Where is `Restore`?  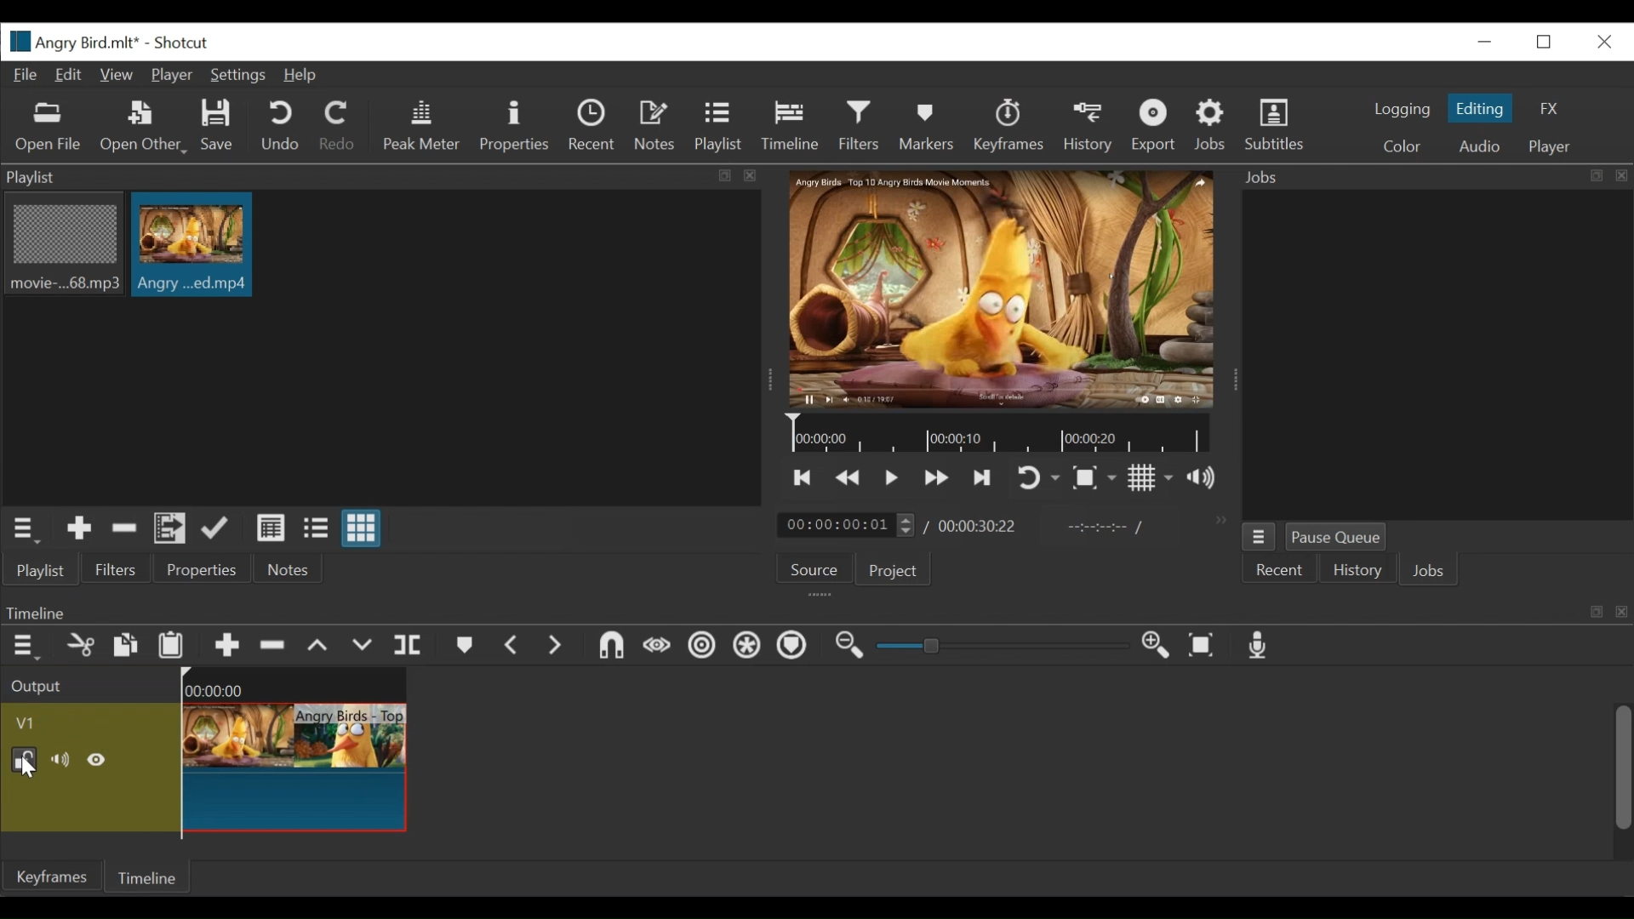 Restore is located at coordinates (1543, 42).